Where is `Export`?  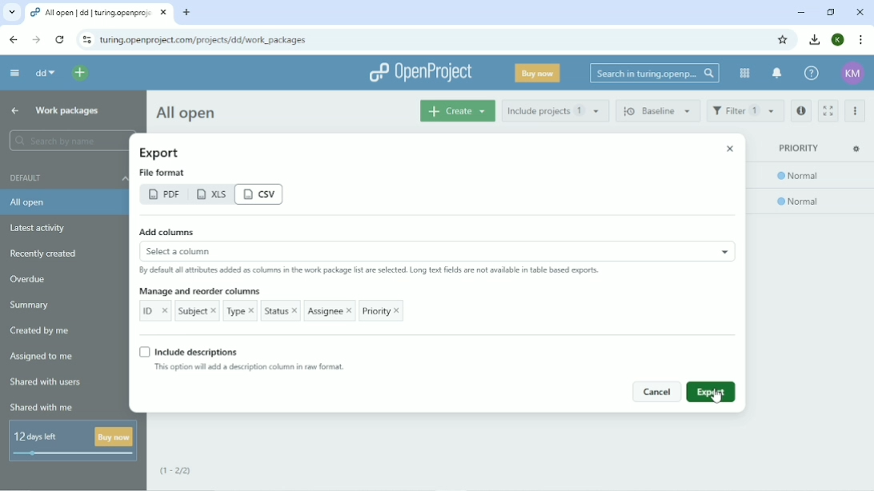
Export is located at coordinates (162, 153).